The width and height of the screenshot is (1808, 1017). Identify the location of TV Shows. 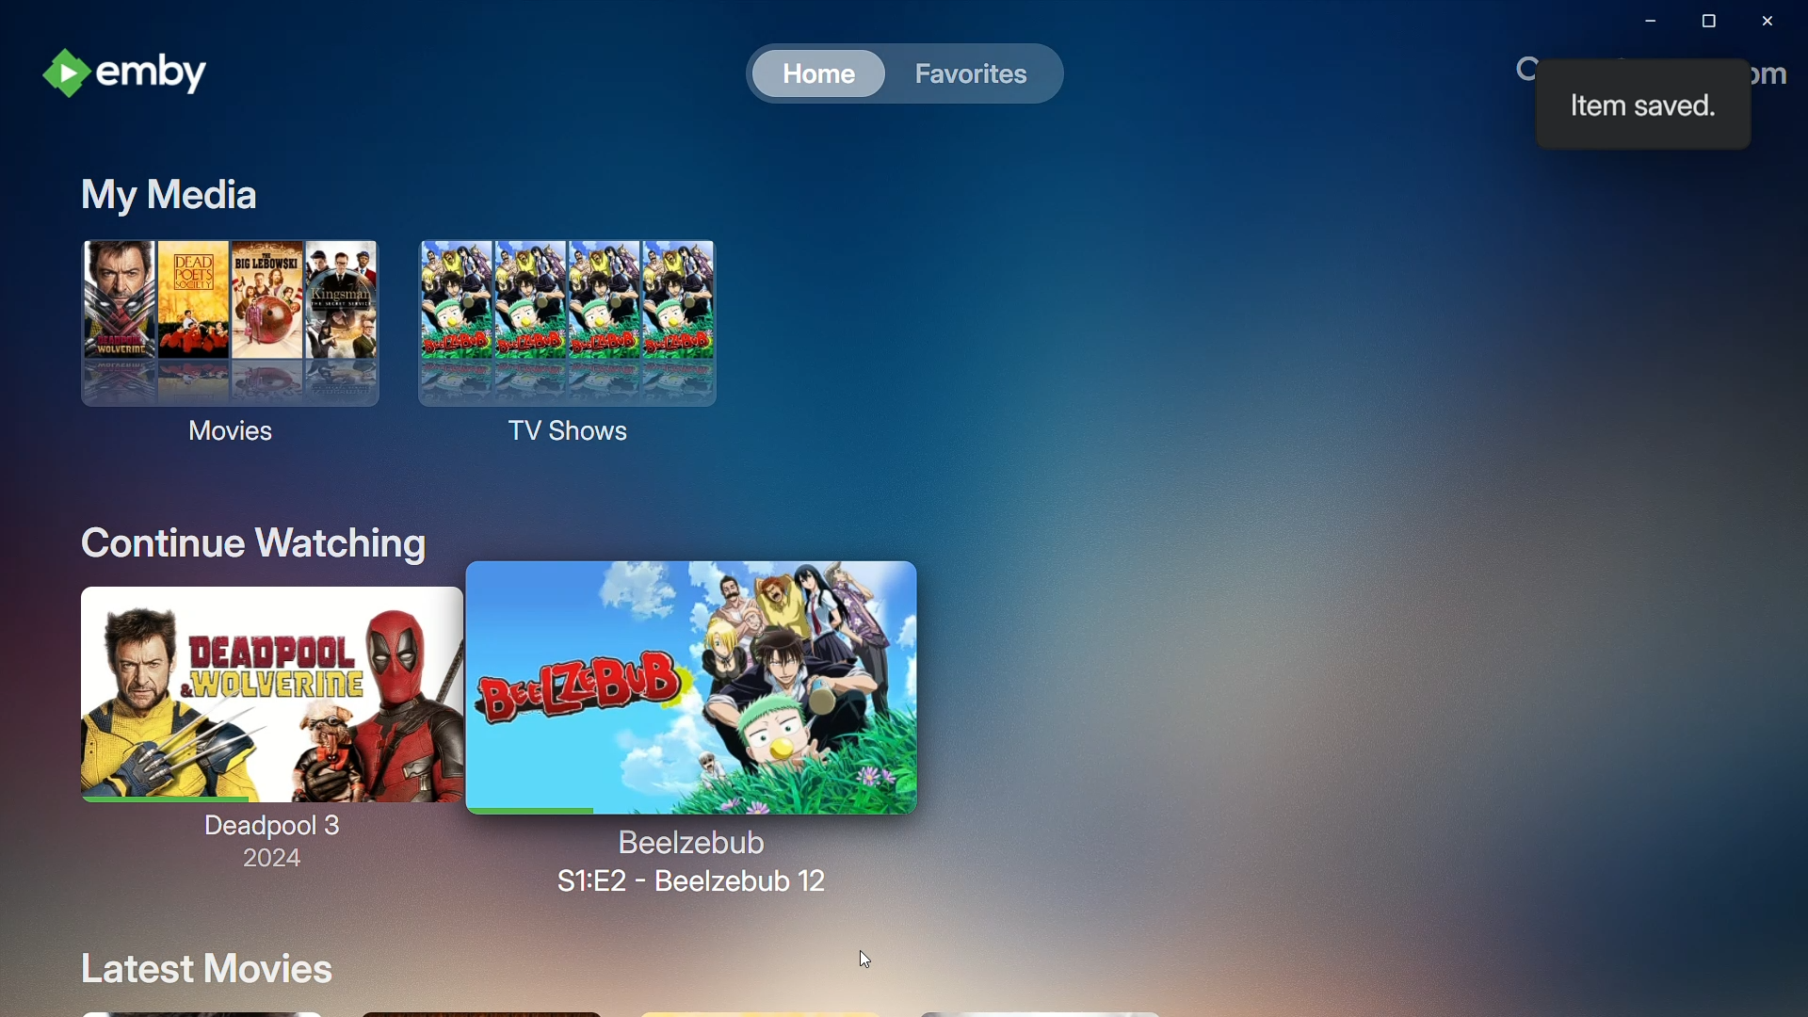
(596, 349).